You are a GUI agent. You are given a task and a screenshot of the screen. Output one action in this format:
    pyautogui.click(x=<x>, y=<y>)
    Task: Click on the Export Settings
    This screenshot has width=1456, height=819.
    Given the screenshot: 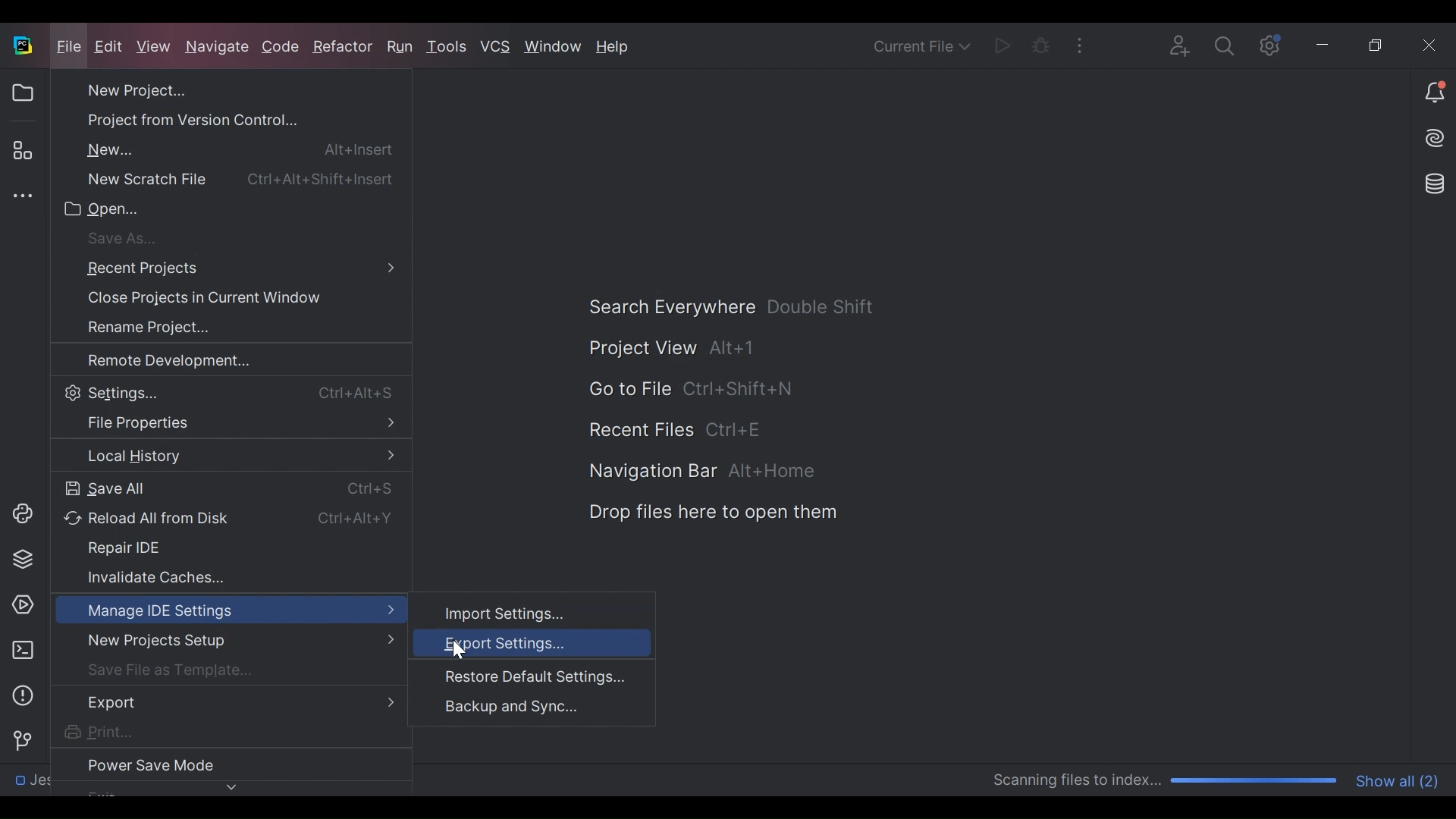 What is the action you would take?
    pyautogui.click(x=532, y=644)
    